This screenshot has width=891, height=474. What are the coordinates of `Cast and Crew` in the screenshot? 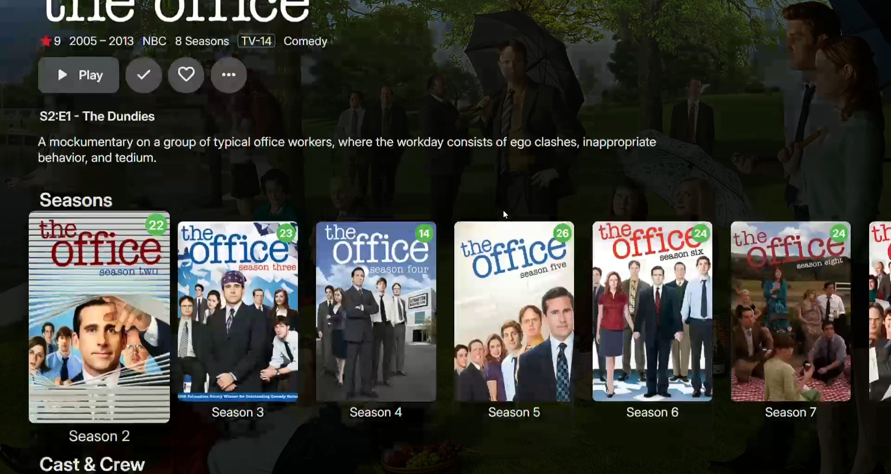 It's located at (96, 462).